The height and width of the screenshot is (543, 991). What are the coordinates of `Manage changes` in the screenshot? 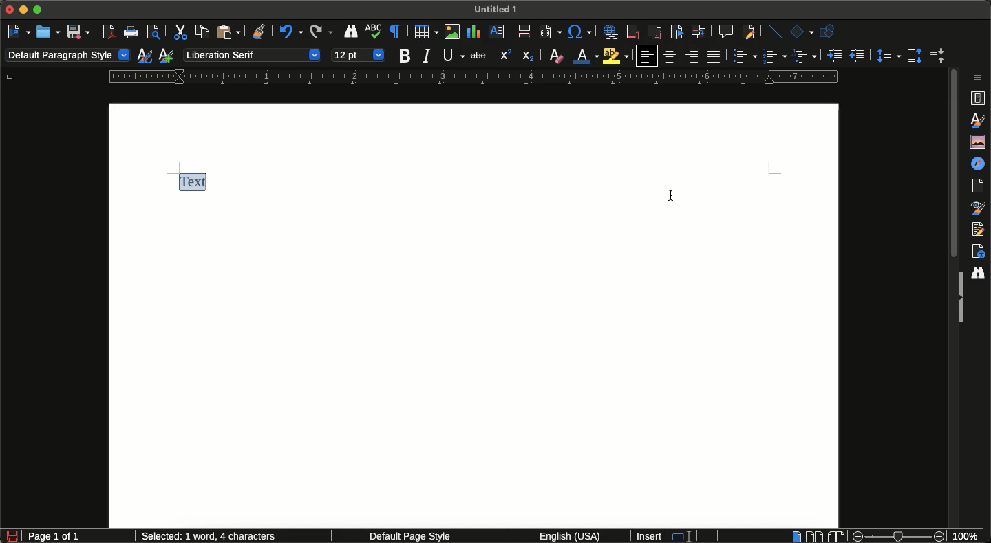 It's located at (981, 229).